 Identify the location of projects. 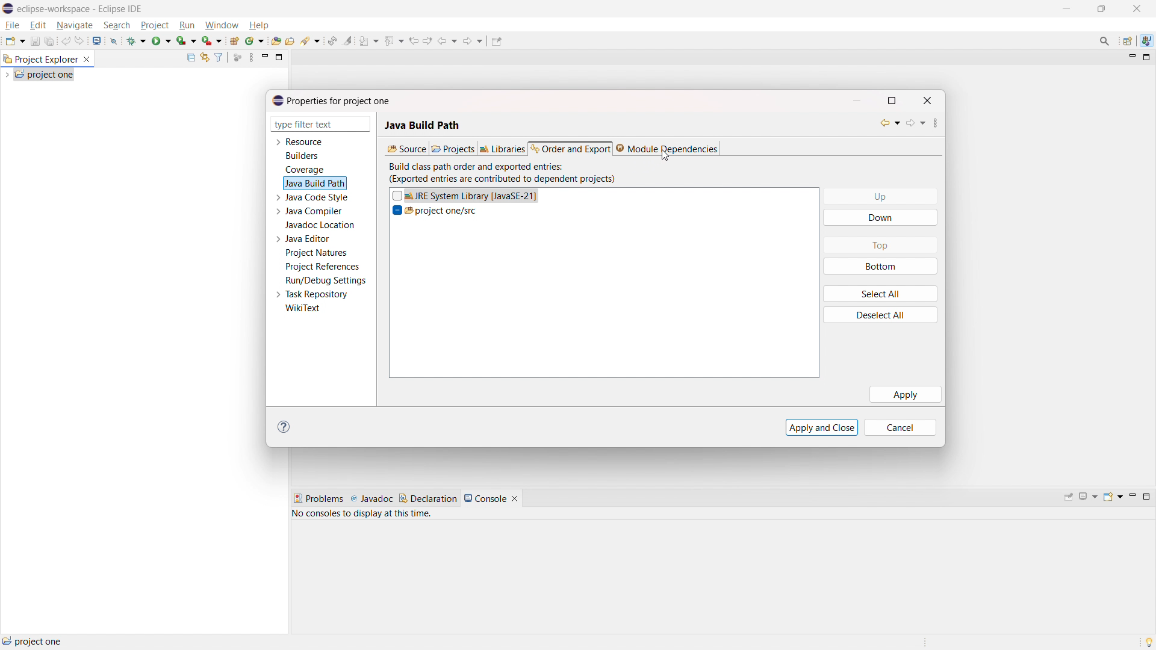
(453, 148).